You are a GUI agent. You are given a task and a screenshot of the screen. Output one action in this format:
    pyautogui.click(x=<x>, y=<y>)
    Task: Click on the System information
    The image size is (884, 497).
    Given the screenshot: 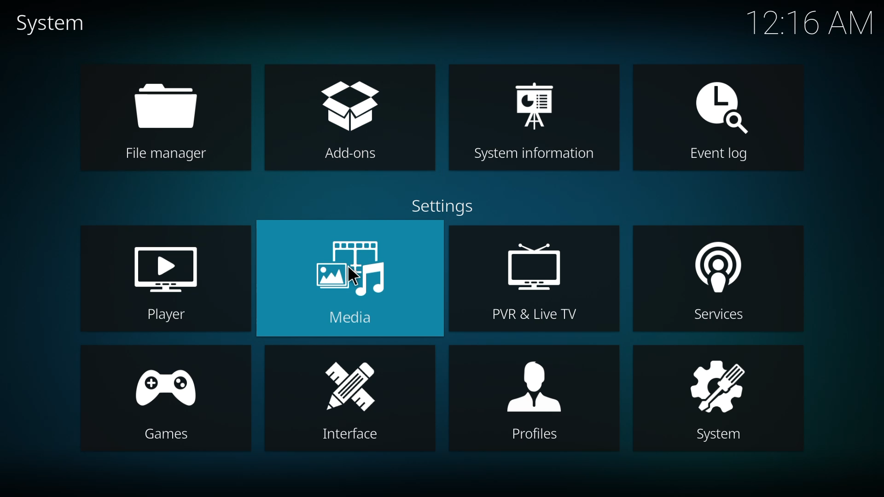 What is the action you would take?
    pyautogui.click(x=535, y=154)
    